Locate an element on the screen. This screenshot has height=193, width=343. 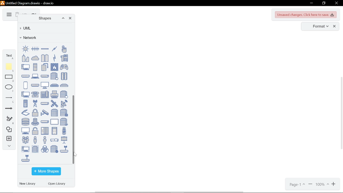
close is located at coordinates (336, 3).